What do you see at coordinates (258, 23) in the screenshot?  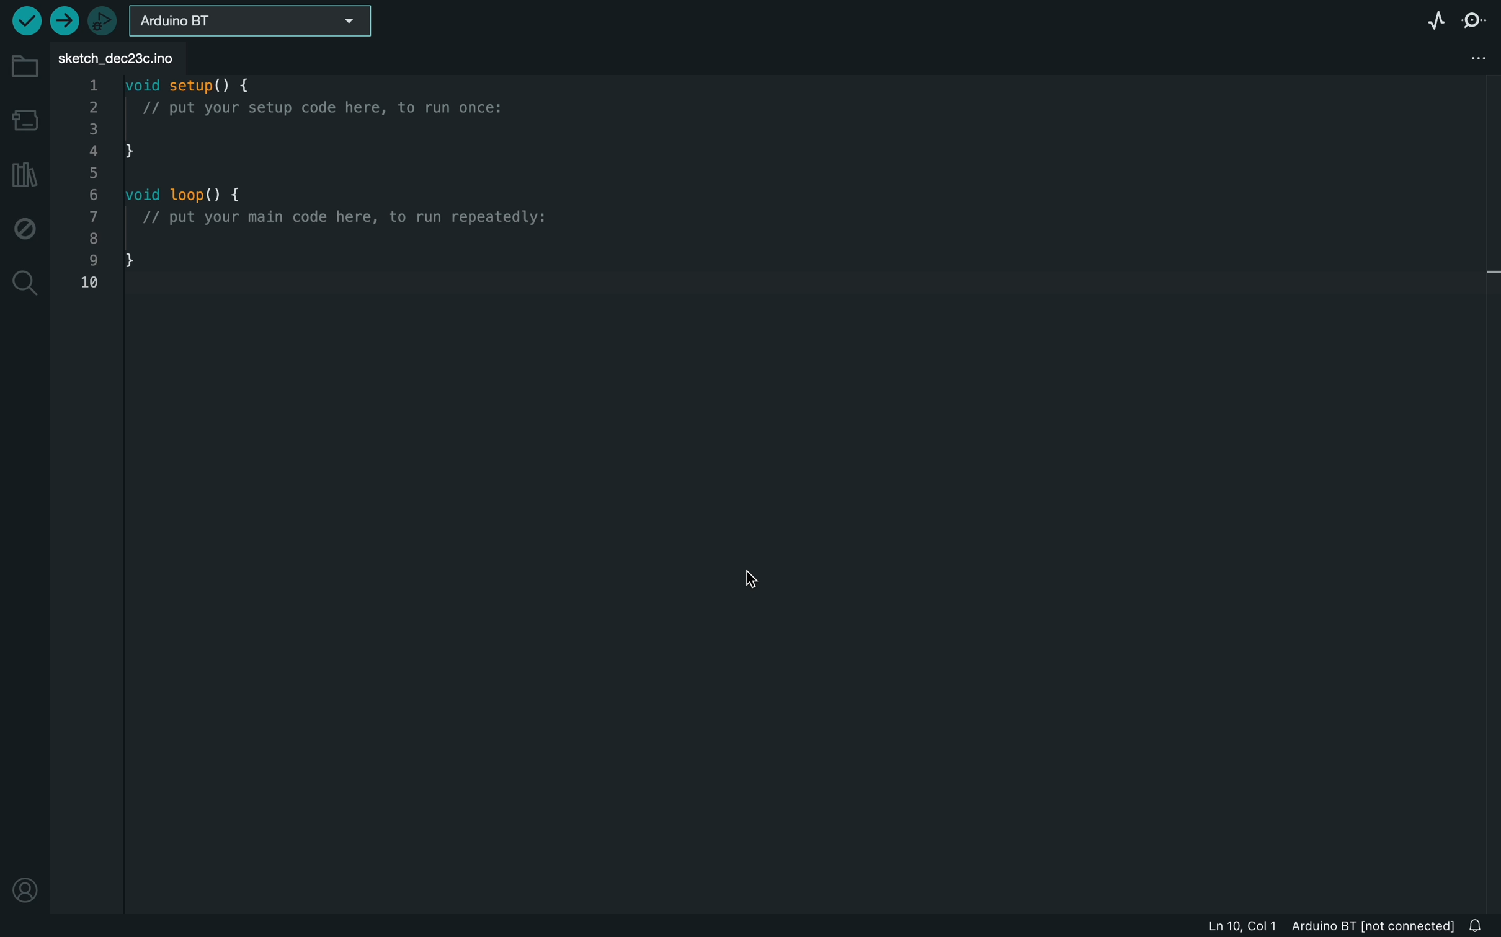 I see `board selecter` at bounding box center [258, 23].